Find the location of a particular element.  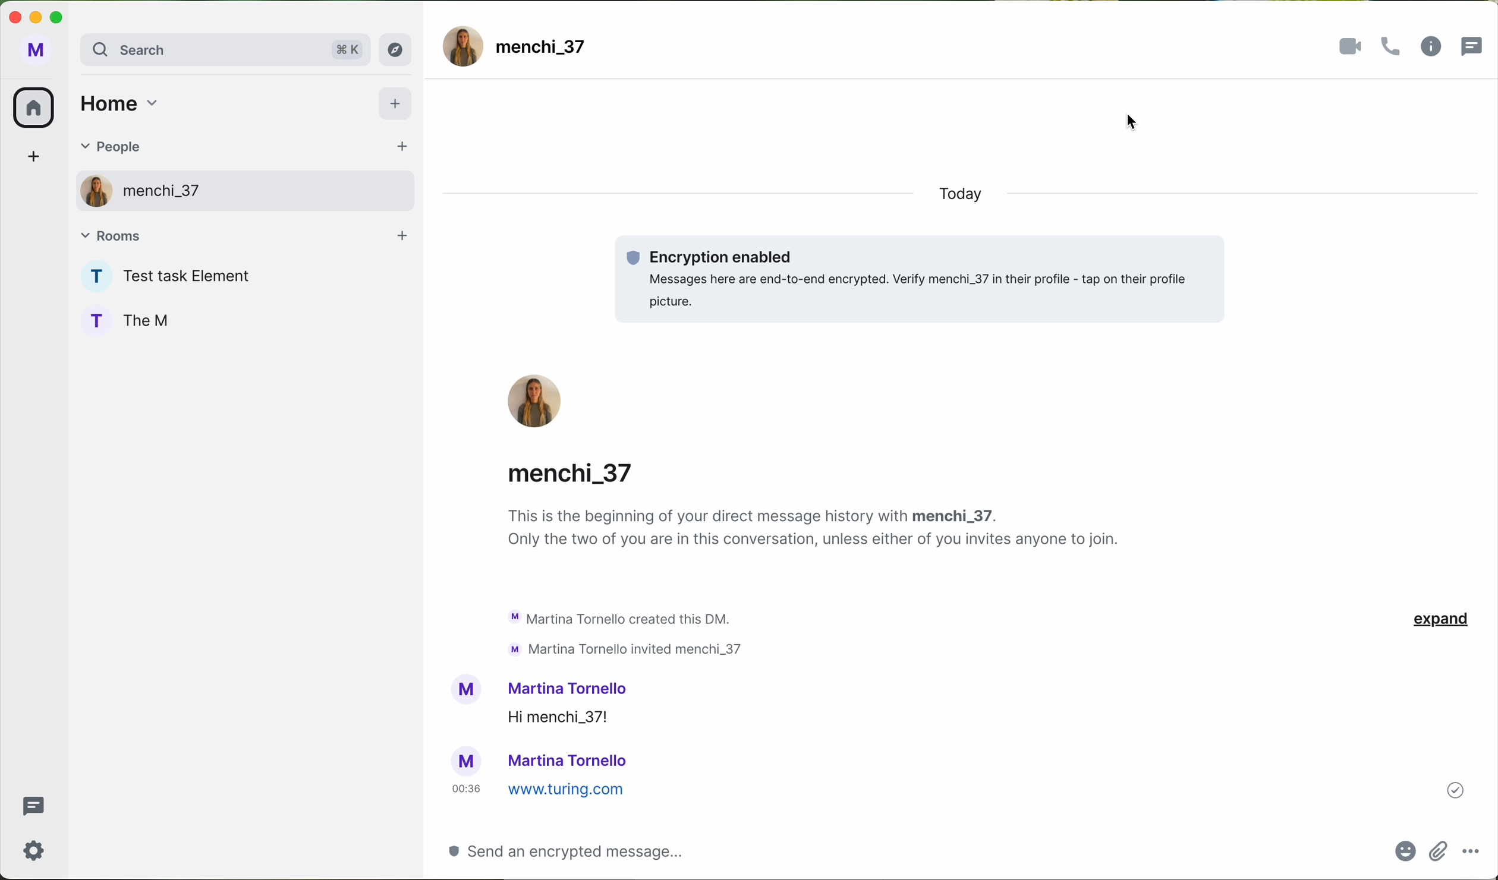

cursor is located at coordinates (1133, 122).